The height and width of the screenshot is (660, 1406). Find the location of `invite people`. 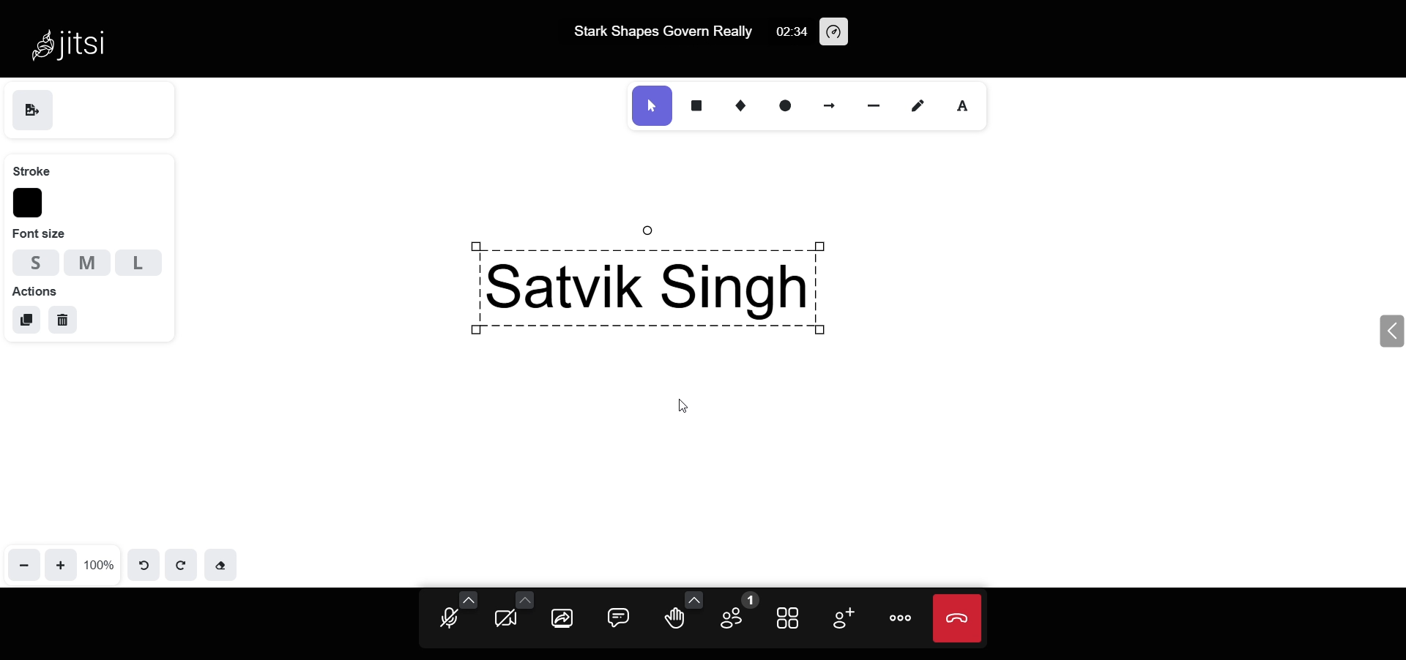

invite people is located at coordinates (839, 617).